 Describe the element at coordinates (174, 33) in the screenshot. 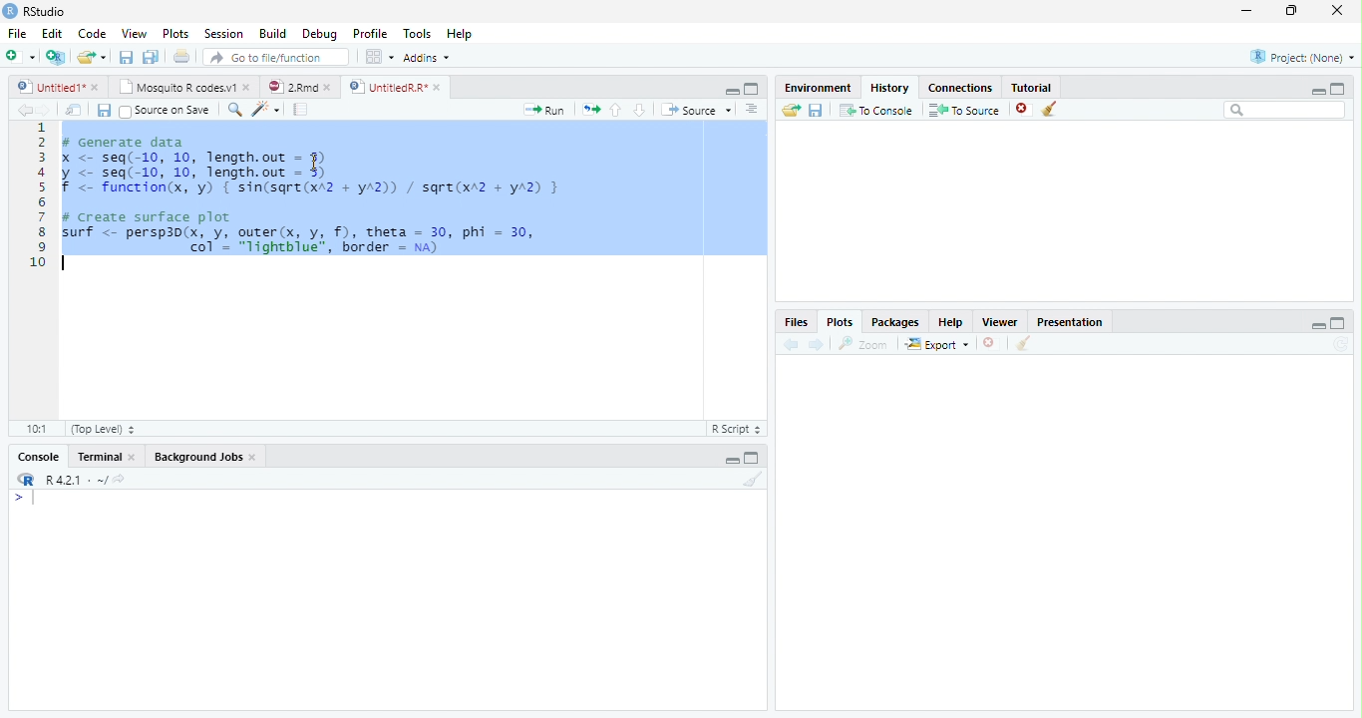

I see `Plots` at that location.